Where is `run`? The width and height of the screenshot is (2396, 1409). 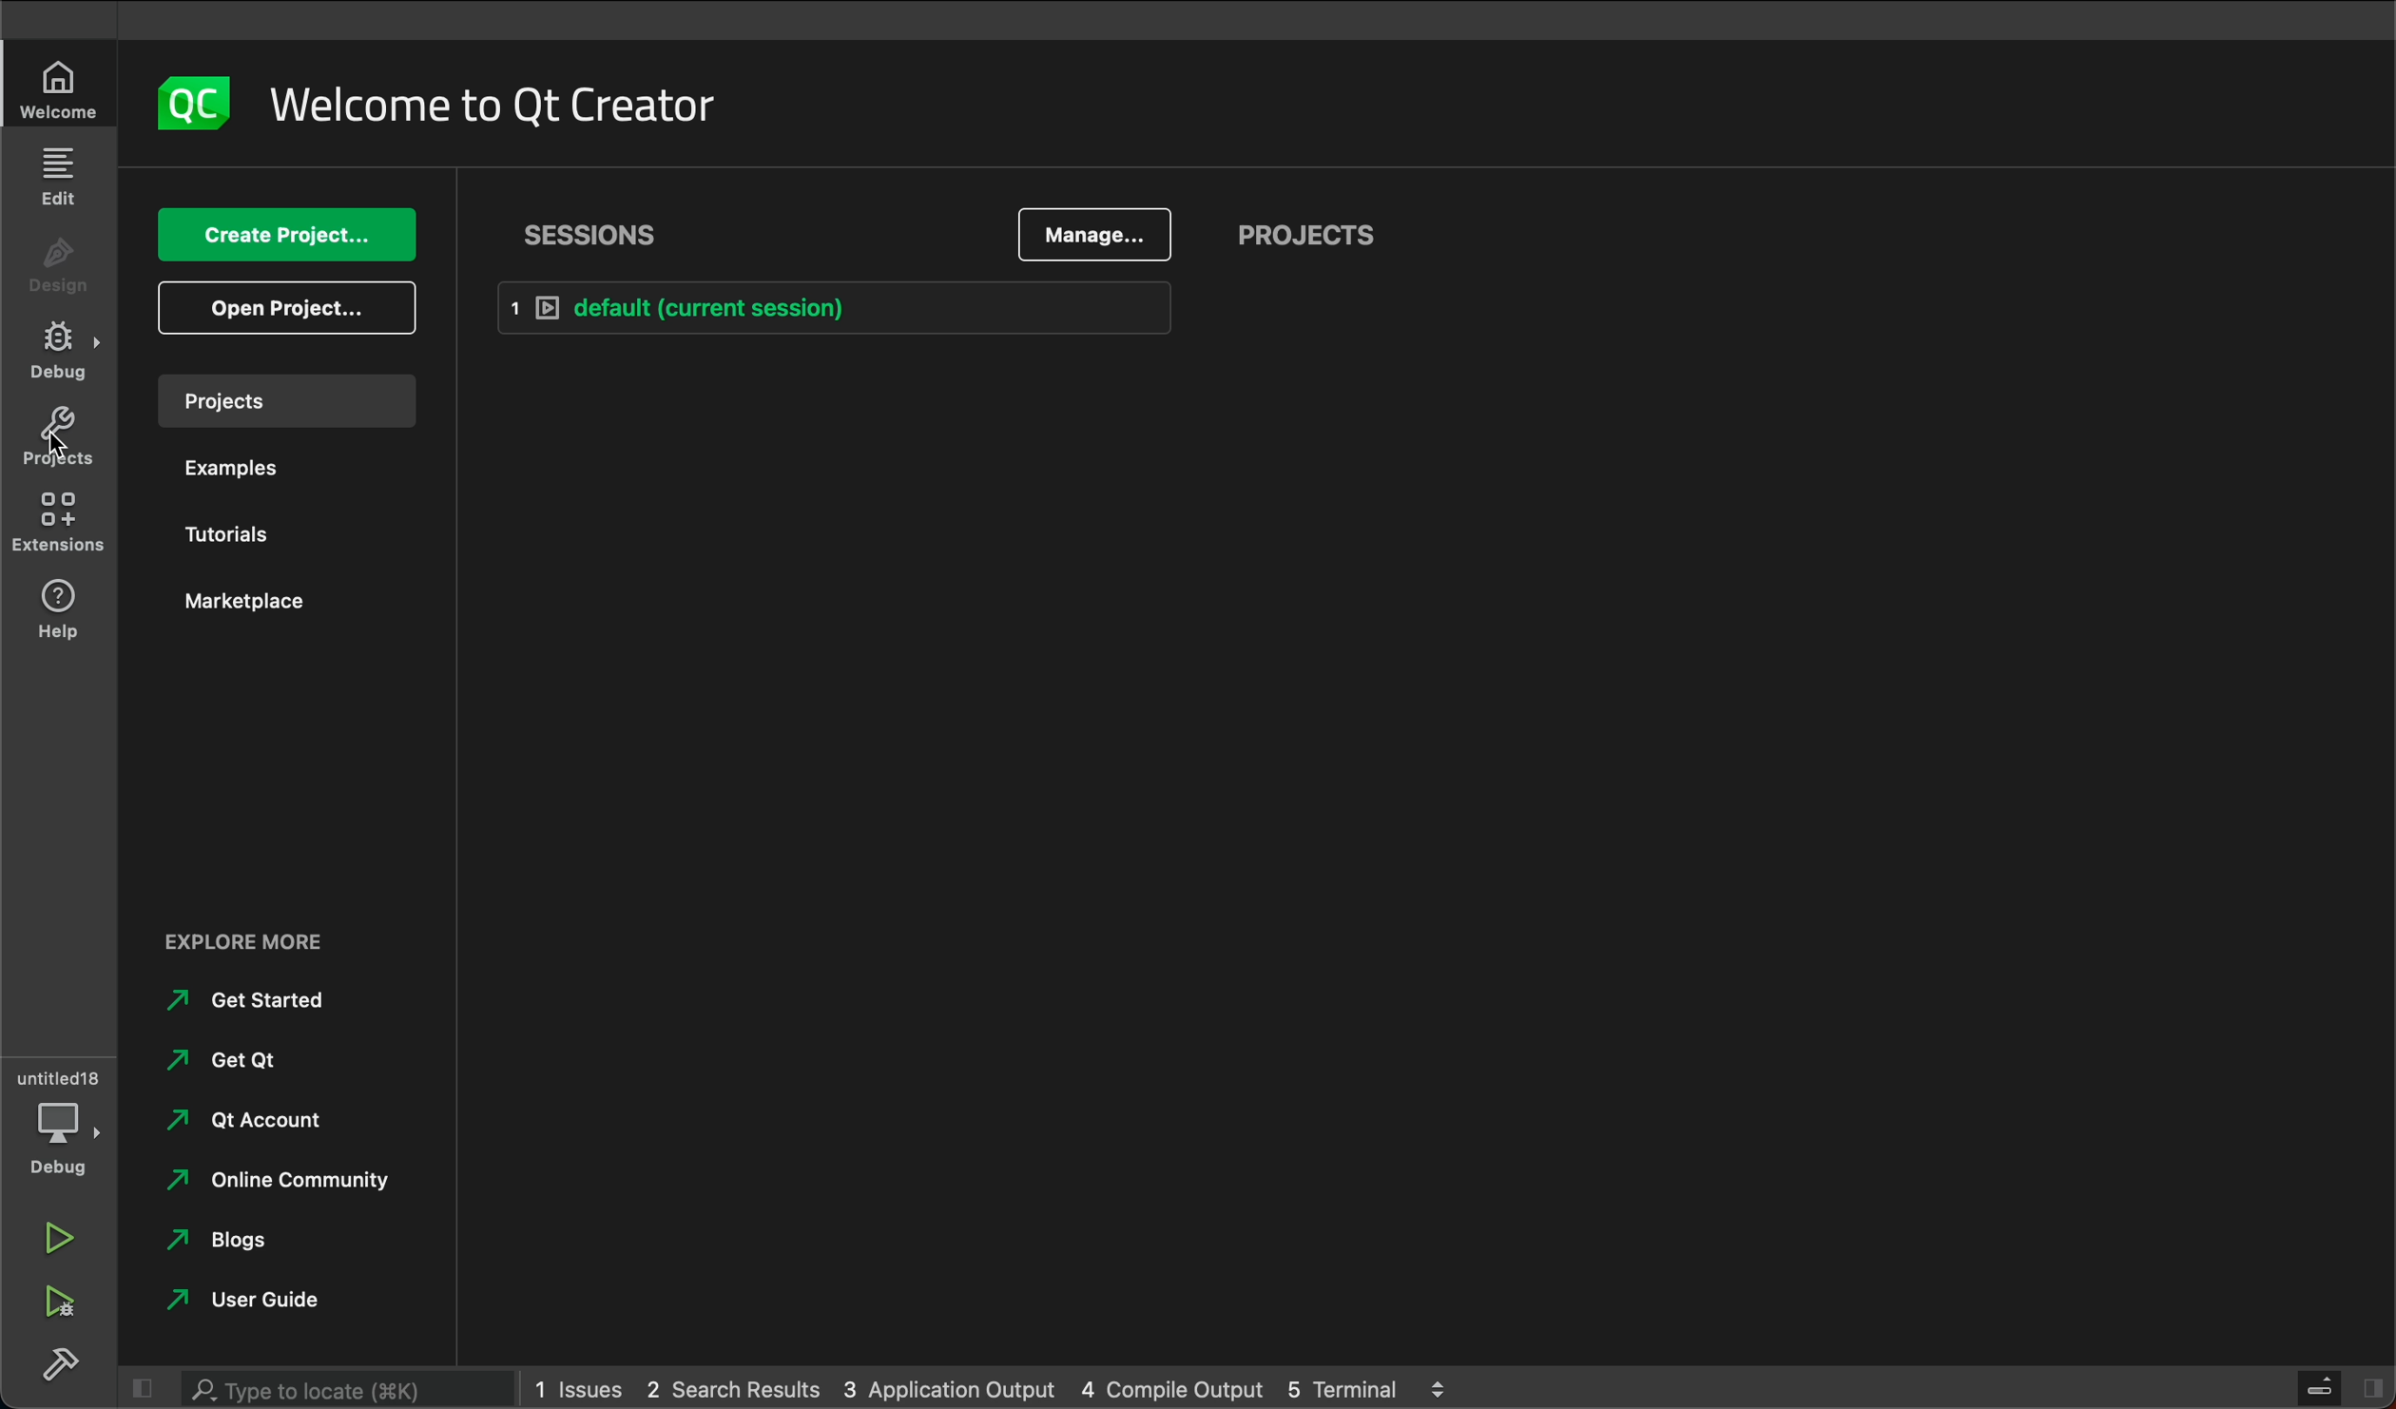
run is located at coordinates (64, 1238).